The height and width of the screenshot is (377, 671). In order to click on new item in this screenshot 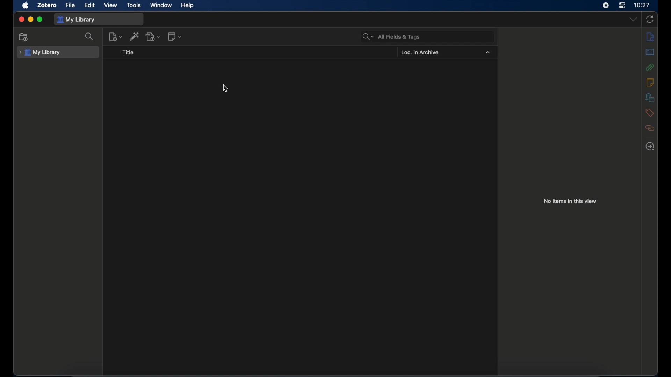, I will do `click(115, 37)`.